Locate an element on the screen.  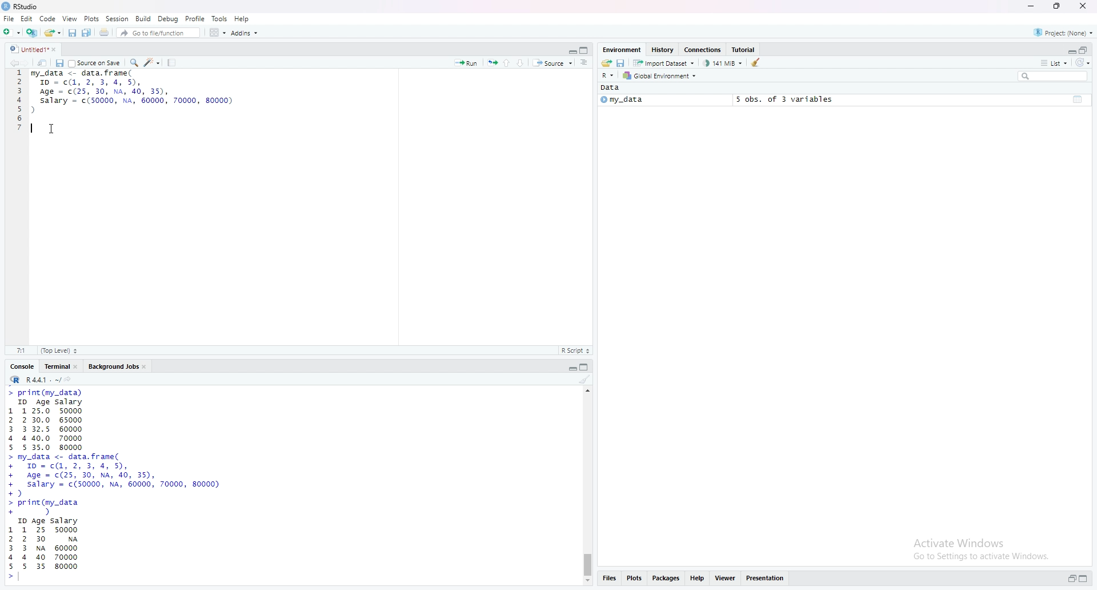
Rstudio is located at coordinates (21, 6).